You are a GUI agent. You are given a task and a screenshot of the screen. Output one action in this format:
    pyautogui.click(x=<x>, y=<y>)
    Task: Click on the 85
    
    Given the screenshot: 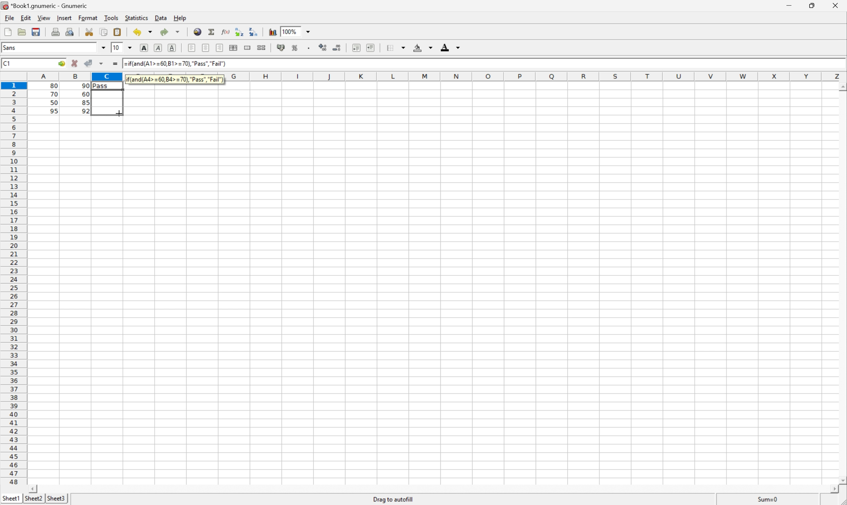 What is the action you would take?
    pyautogui.click(x=85, y=103)
    